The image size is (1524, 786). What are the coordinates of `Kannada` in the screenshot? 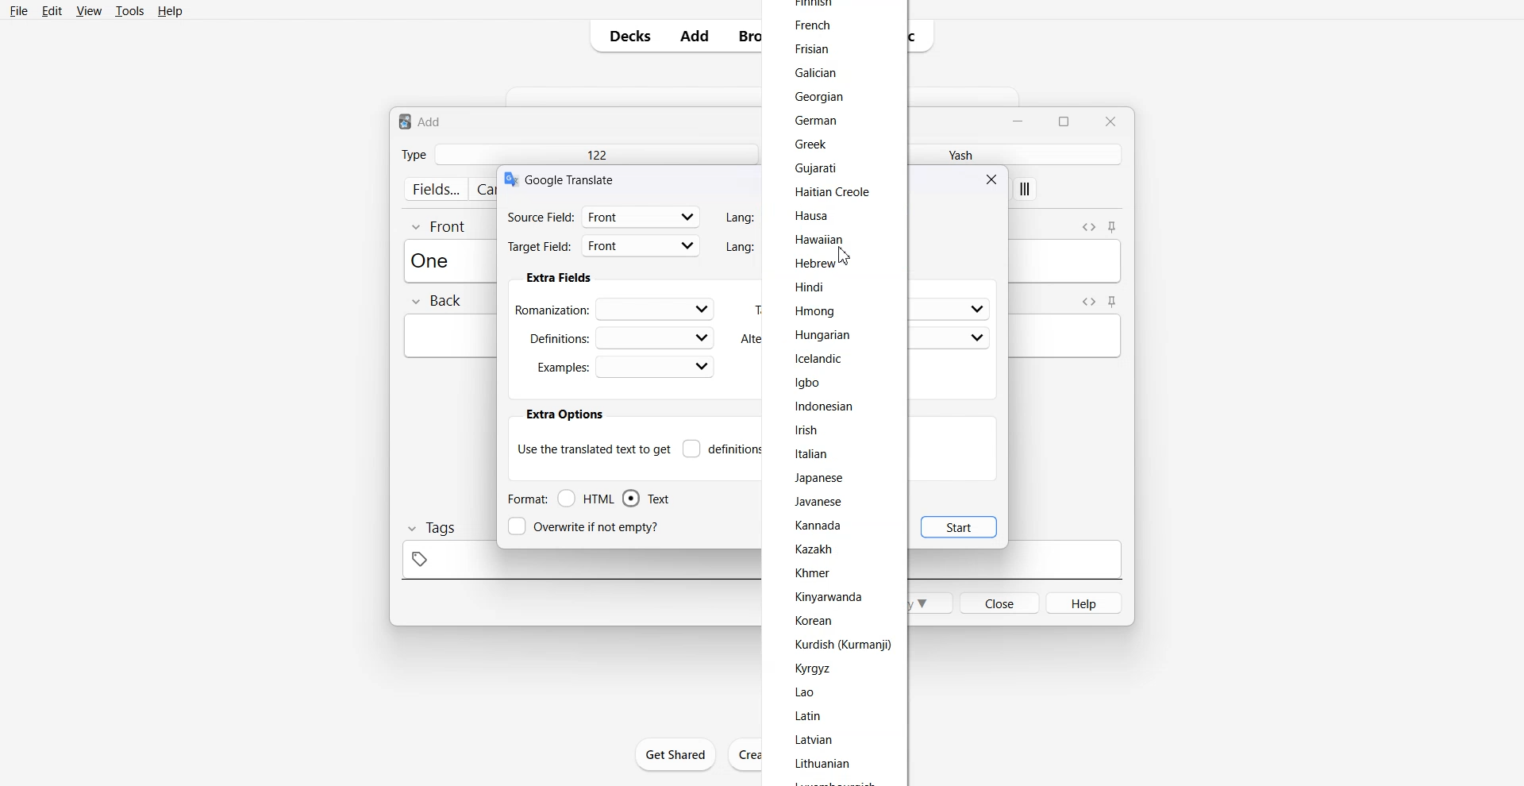 It's located at (821, 526).